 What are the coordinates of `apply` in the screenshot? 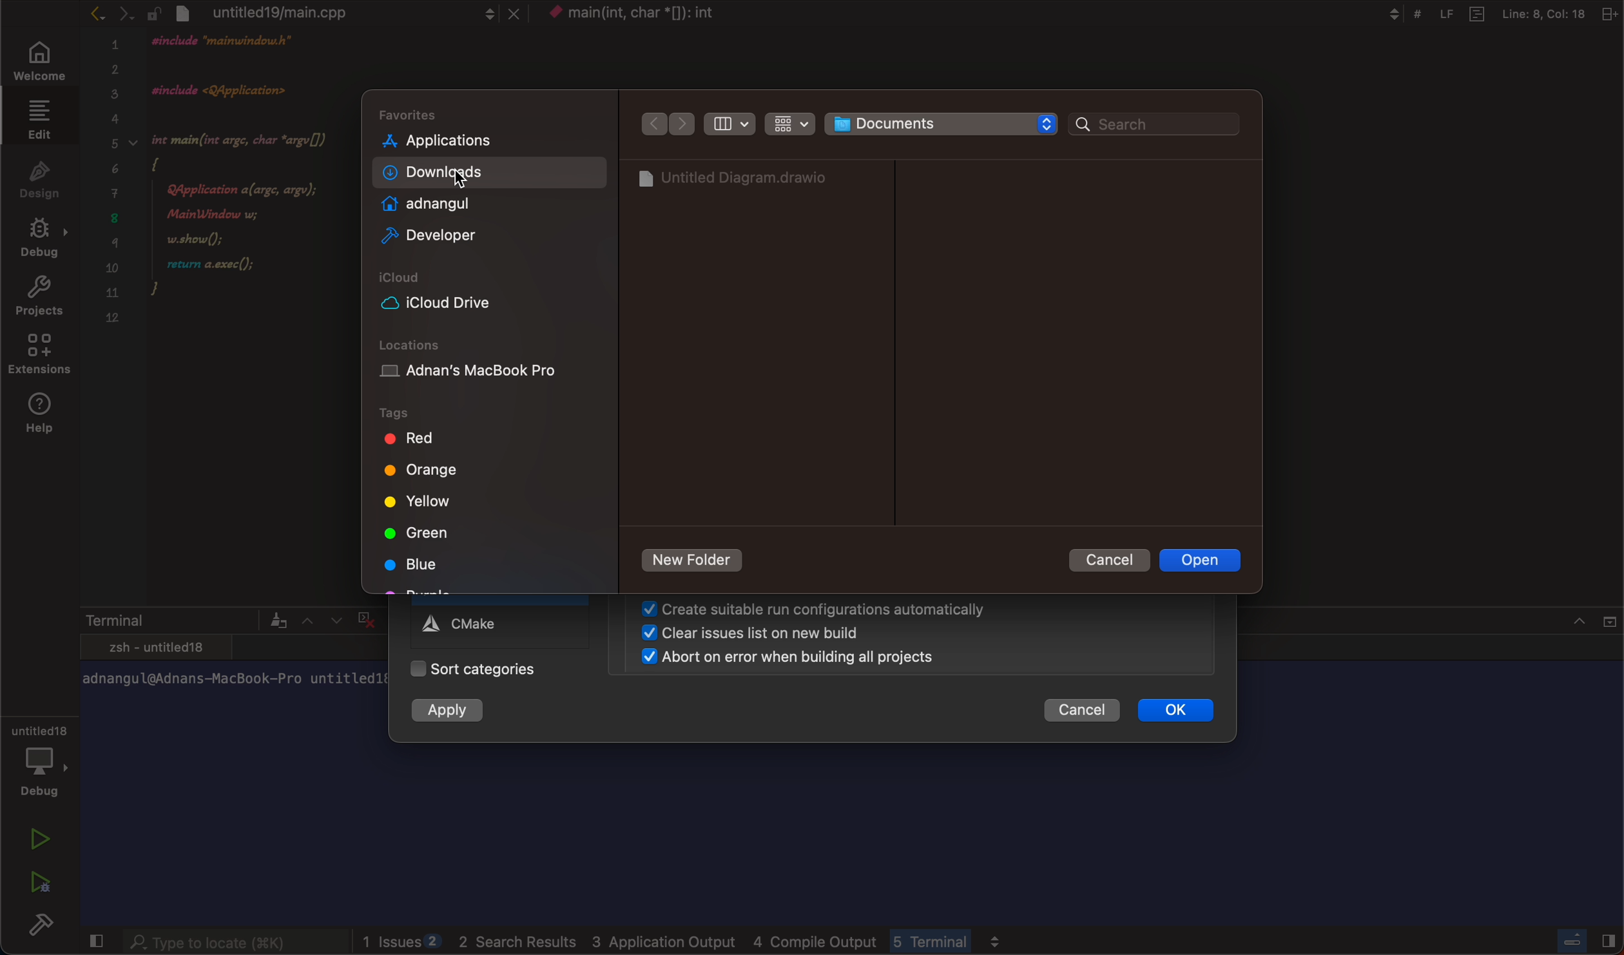 It's located at (459, 711).